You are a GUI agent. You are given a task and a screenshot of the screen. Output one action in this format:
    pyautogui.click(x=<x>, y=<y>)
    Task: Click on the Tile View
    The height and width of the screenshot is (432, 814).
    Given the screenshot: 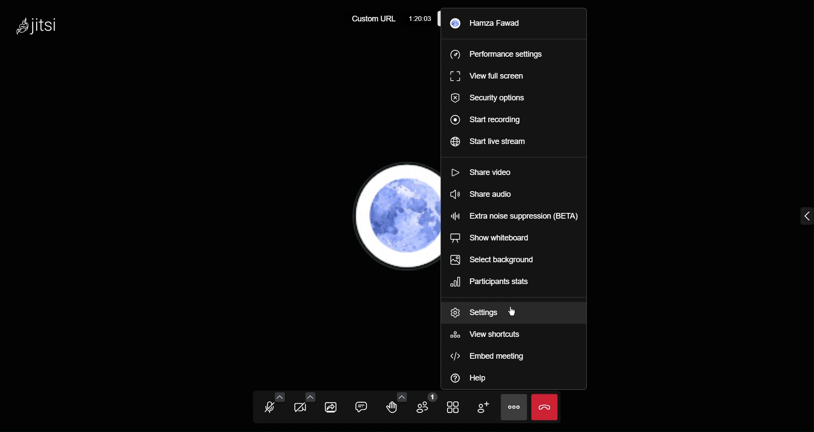 What is the action you would take?
    pyautogui.click(x=458, y=408)
    